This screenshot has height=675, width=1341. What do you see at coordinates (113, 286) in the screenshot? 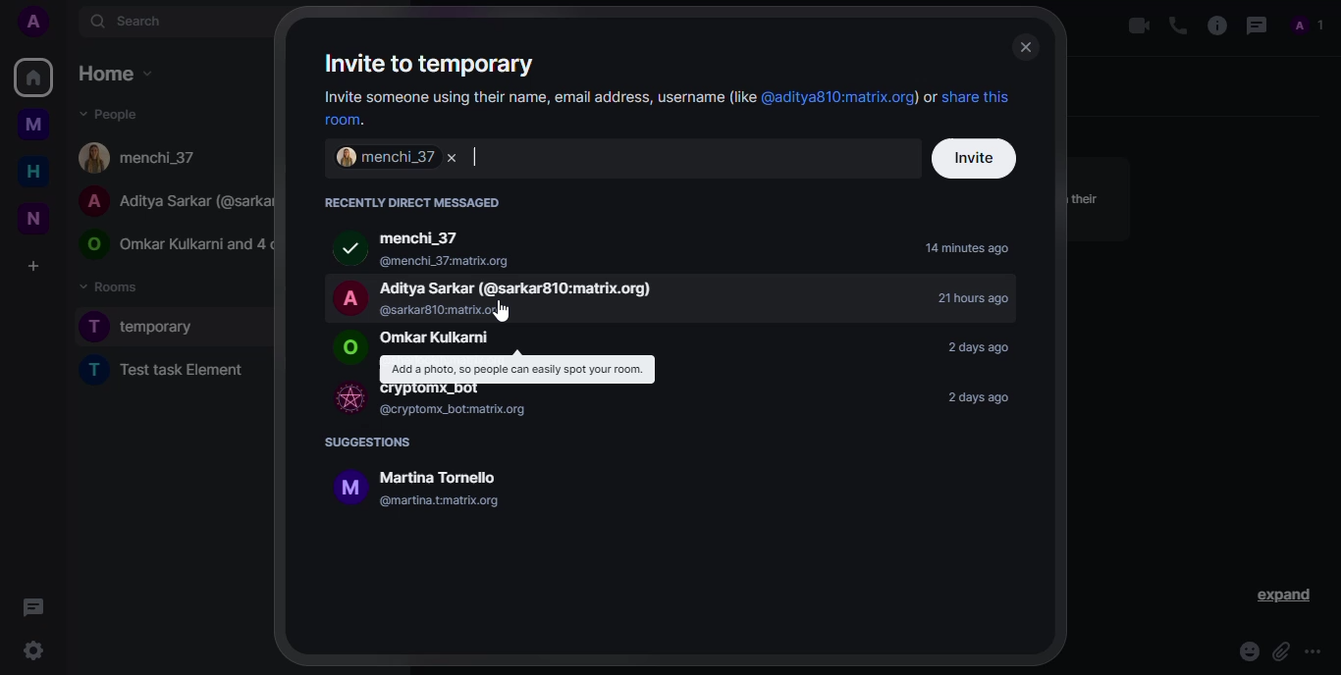
I see `rooms` at bounding box center [113, 286].